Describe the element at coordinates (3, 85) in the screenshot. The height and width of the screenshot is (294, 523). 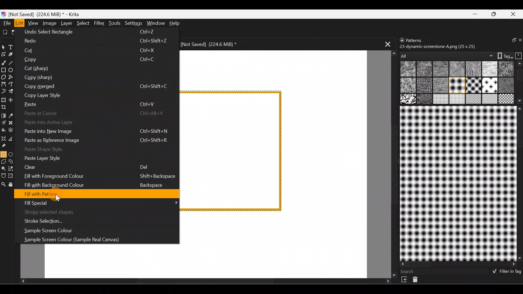
I see `Bezier curve tool` at that location.